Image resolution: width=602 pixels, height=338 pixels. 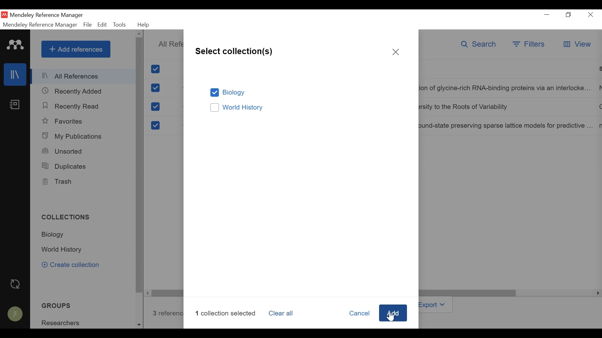 I want to click on Scroll Right, so click(x=148, y=293).